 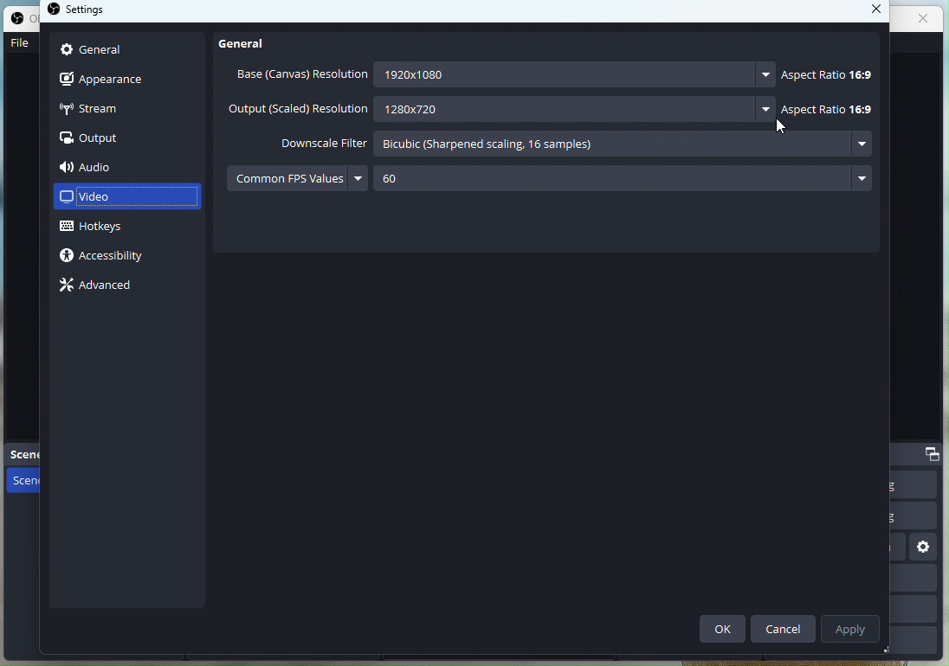 I want to click on OBS studio logo, so click(x=20, y=21).